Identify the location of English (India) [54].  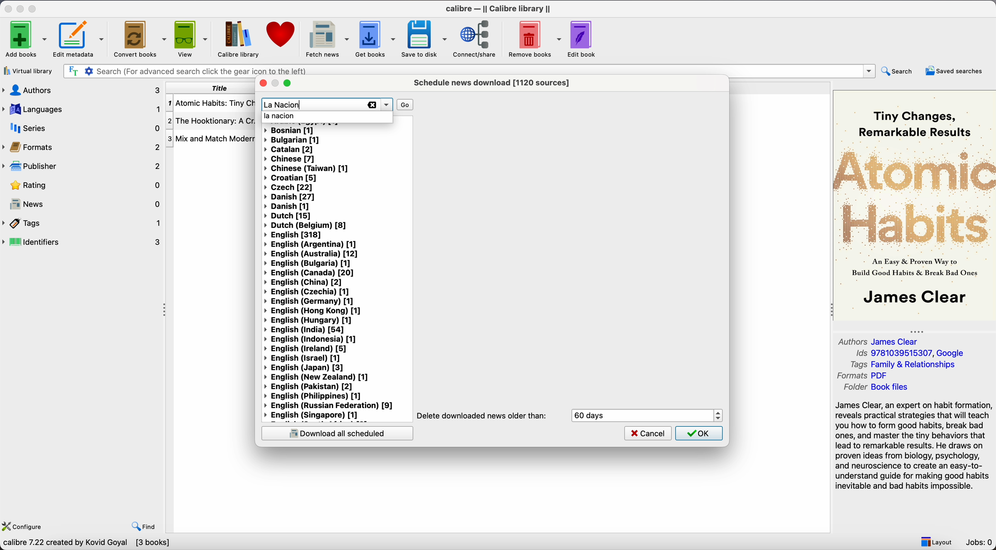
(304, 330).